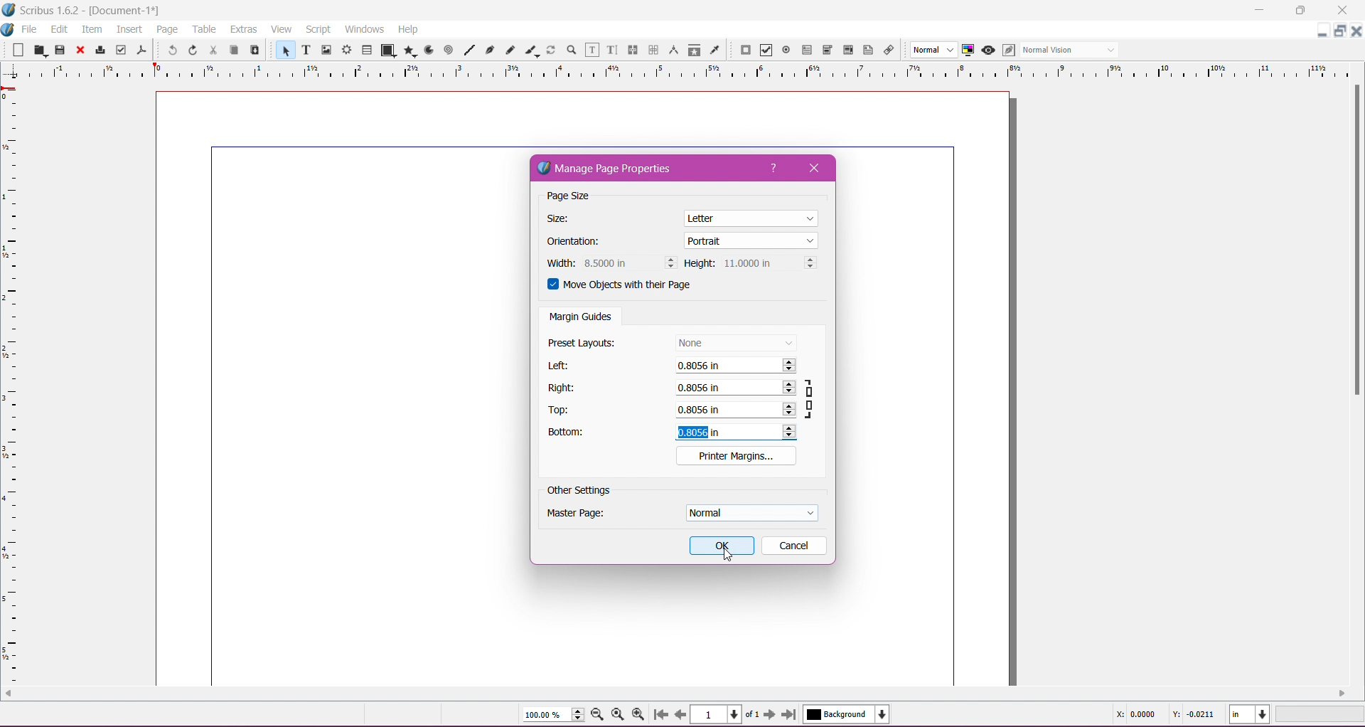 This screenshot has height=727, width=1365. Describe the element at coordinates (570, 51) in the screenshot. I see `Zoom In or Out` at that location.